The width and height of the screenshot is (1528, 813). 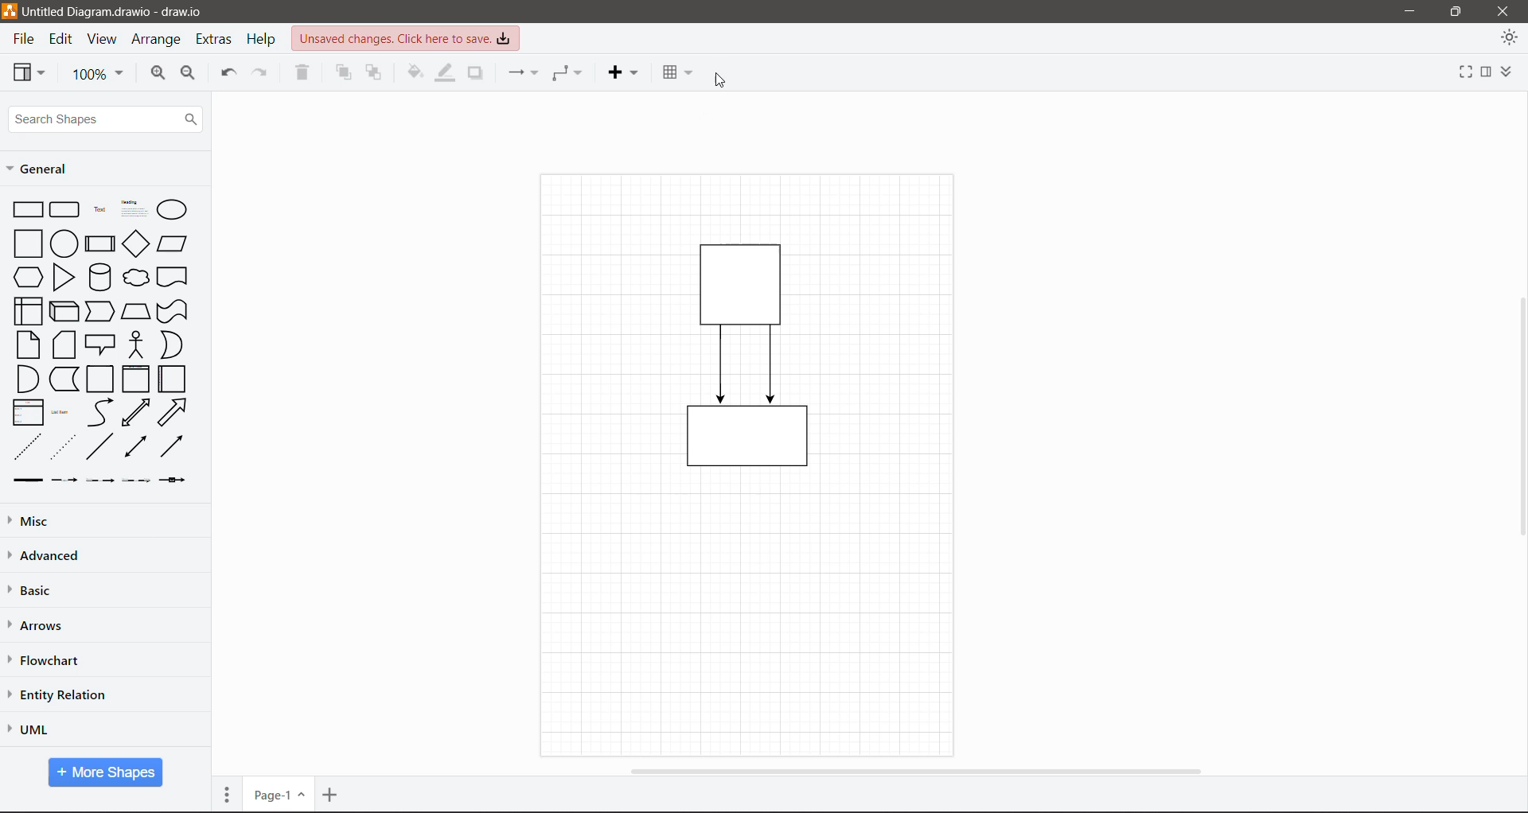 I want to click on Triangle, so click(x=64, y=277).